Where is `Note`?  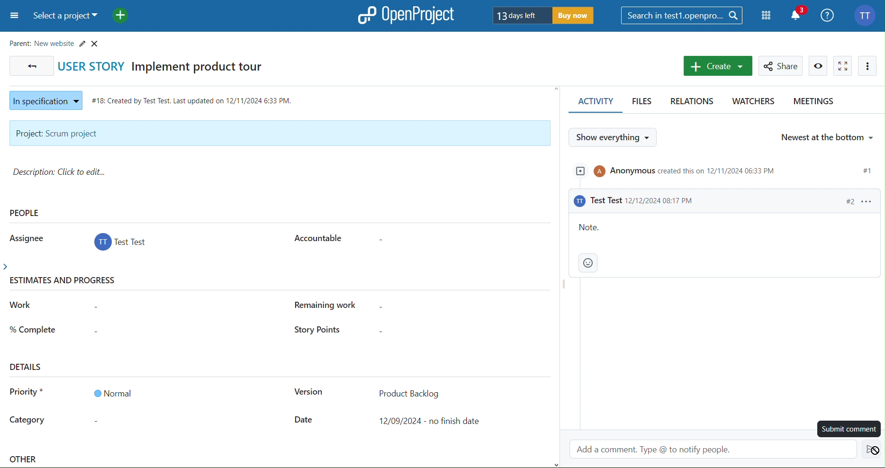 Note is located at coordinates (723, 245).